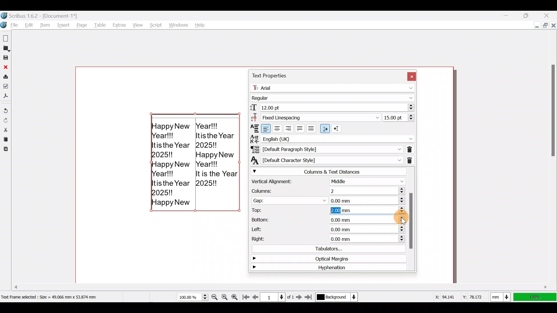 Image resolution: width=557 pixels, height=313 pixels. Describe the element at coordinates (196, 167) in the screenshot. I see `Happy New Year` at that location.